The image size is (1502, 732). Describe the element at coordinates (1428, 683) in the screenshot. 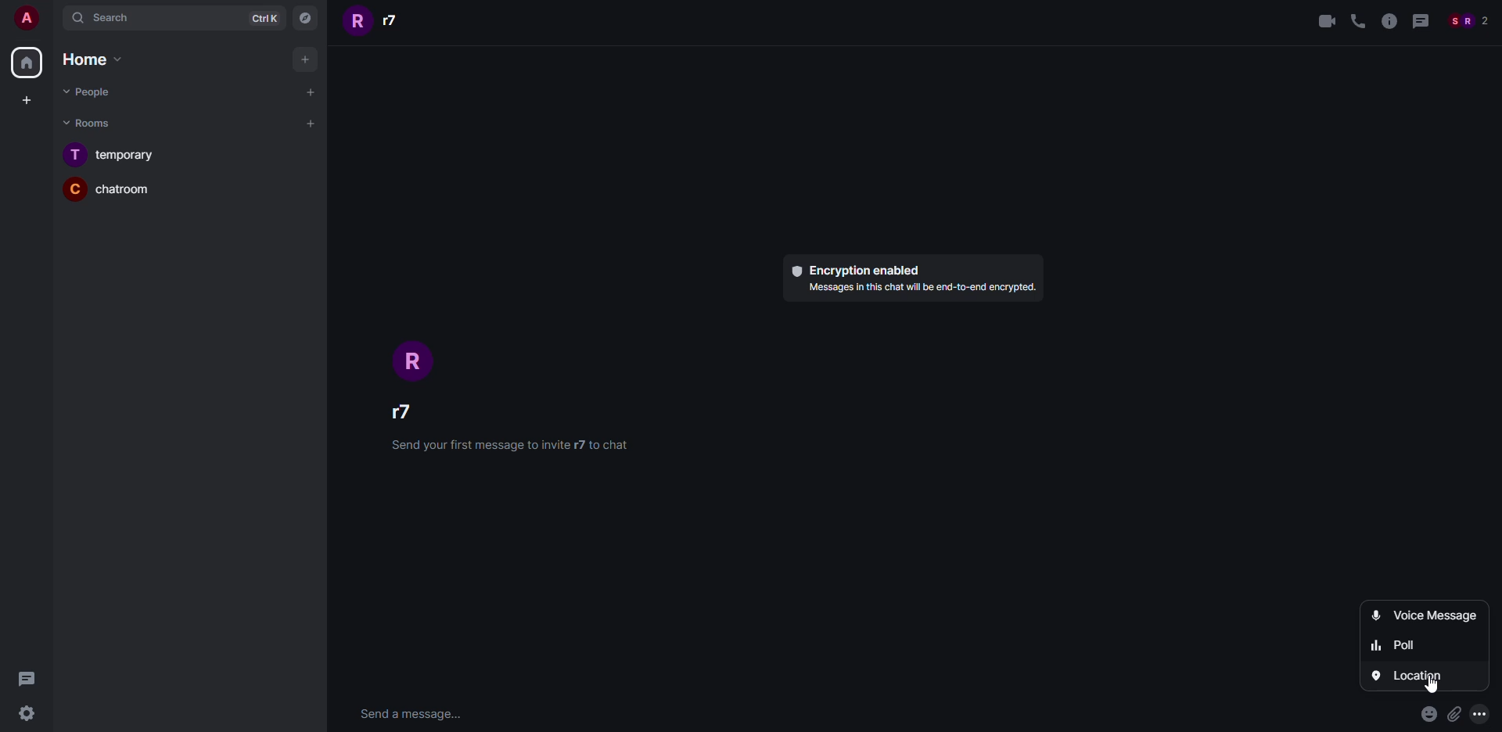

I see `cursor` at that location.